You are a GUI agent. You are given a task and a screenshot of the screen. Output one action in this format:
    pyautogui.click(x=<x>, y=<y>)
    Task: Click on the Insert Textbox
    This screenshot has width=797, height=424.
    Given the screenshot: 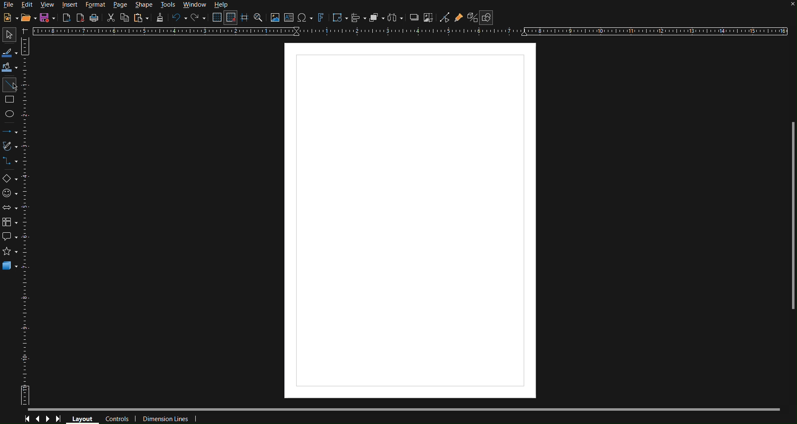 What is the action you would take?
    pyautogui.click(x=289, y=18)
    